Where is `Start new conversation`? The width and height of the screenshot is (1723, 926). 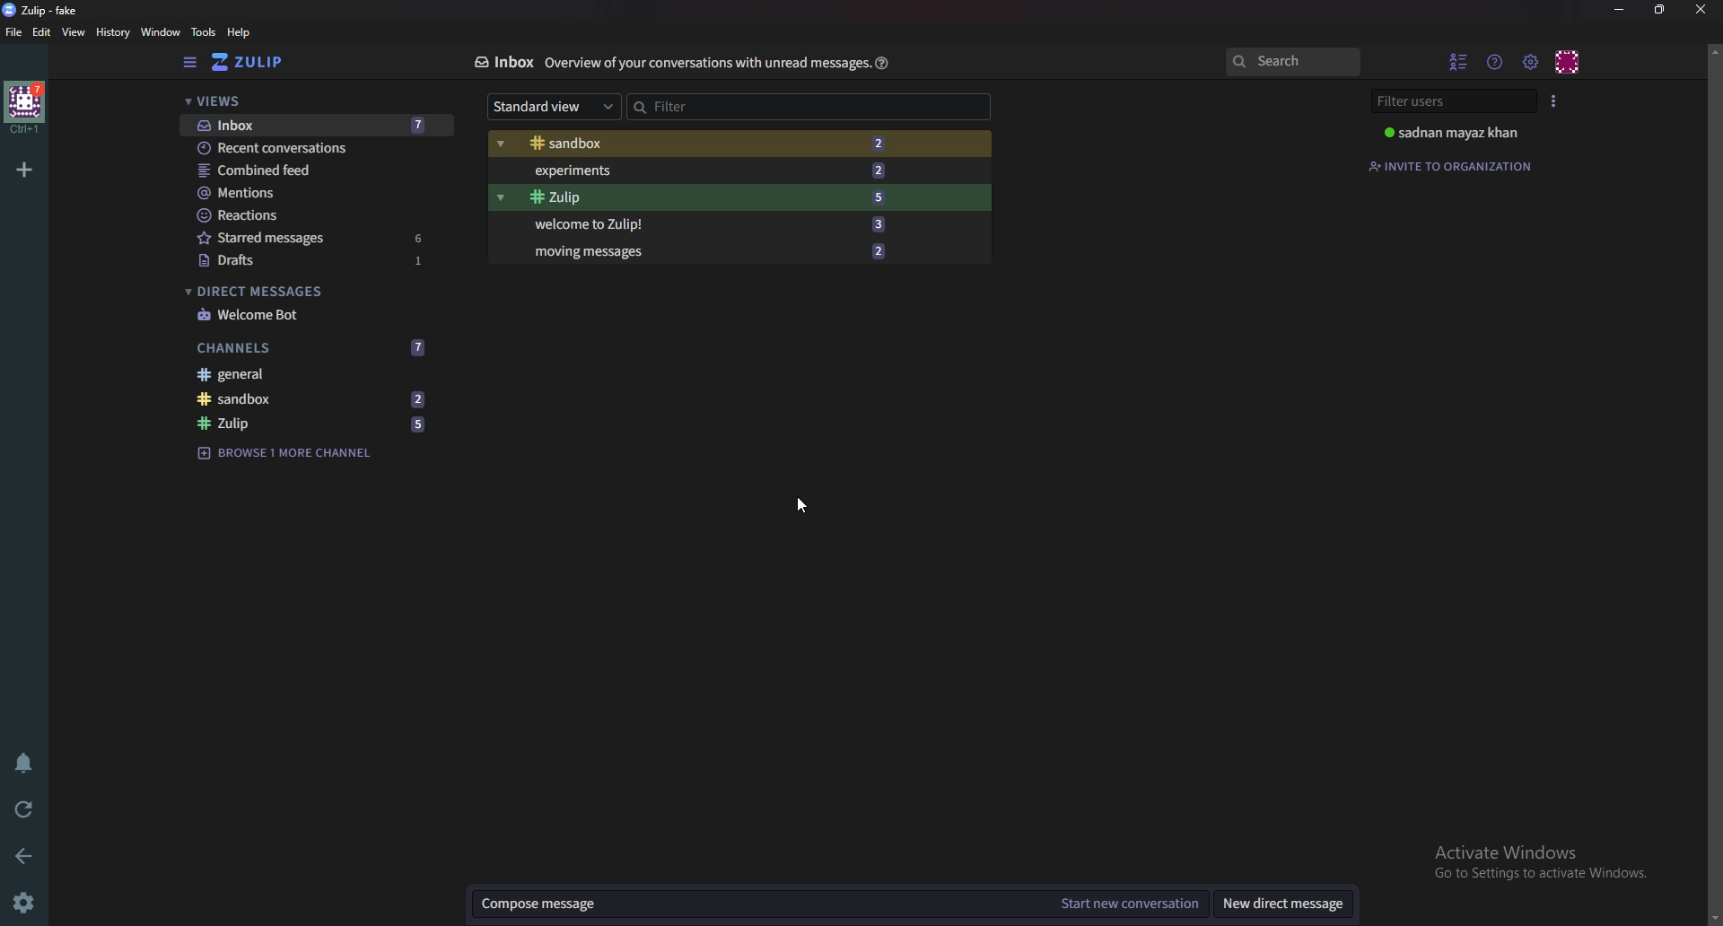 Start new conversation is located at coordinates (1131, 904).